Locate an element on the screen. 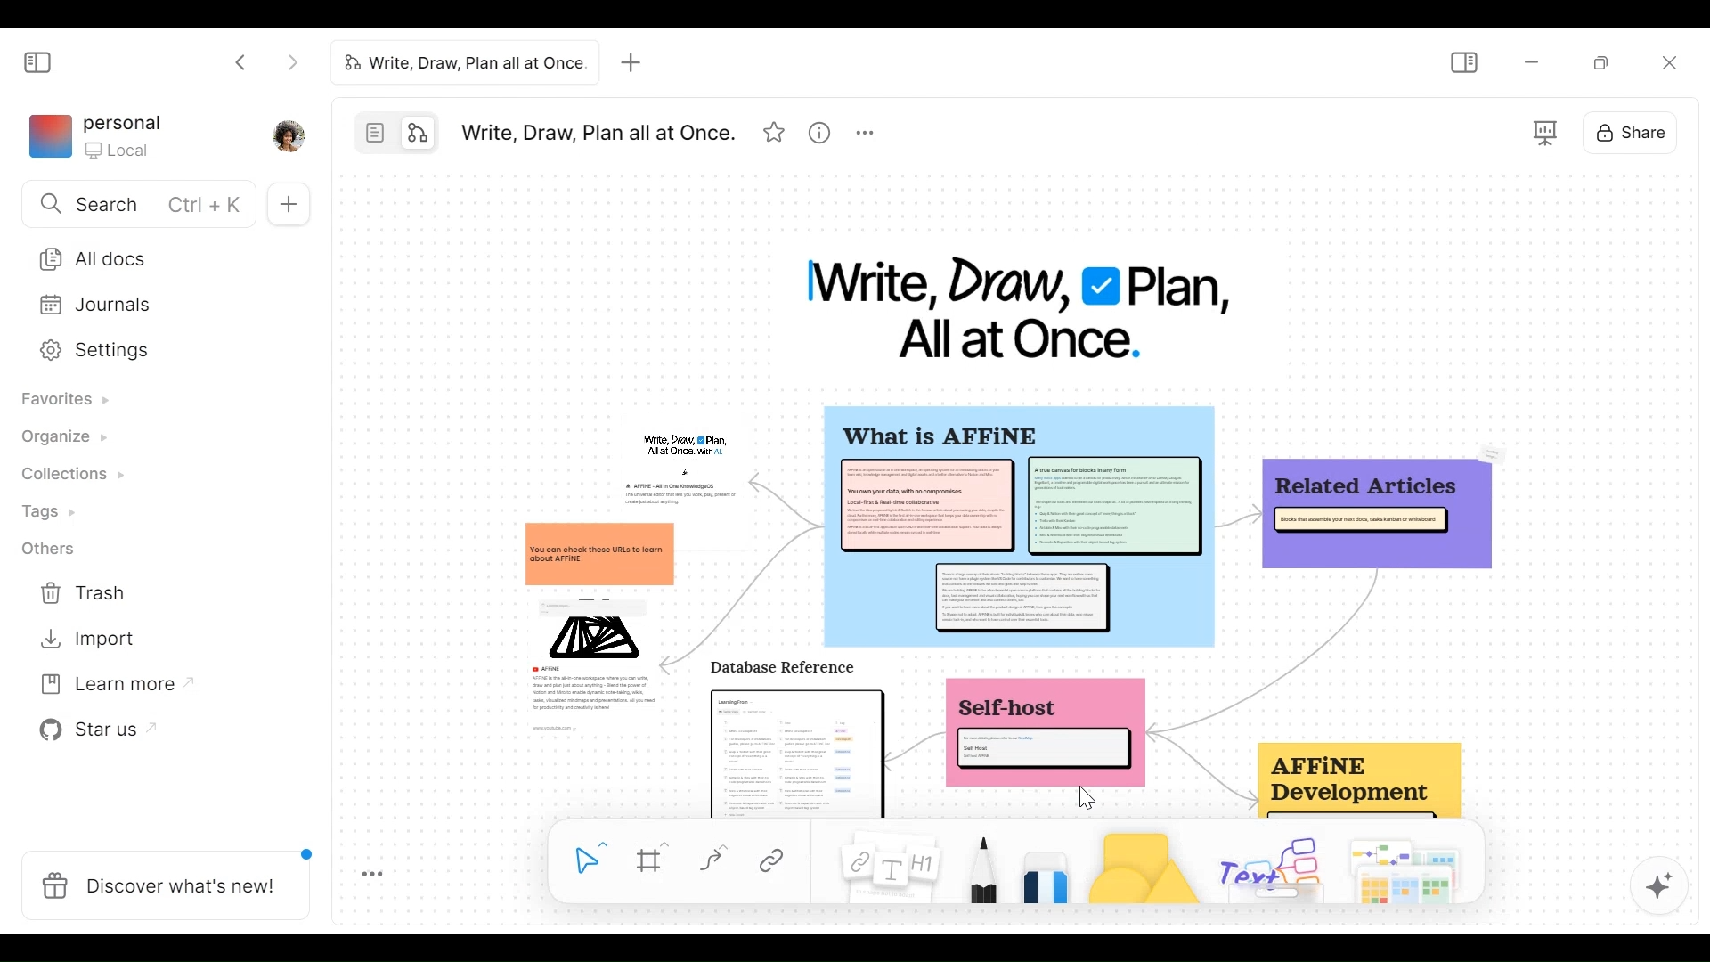  Search bar is located at coordinates (139, 203).